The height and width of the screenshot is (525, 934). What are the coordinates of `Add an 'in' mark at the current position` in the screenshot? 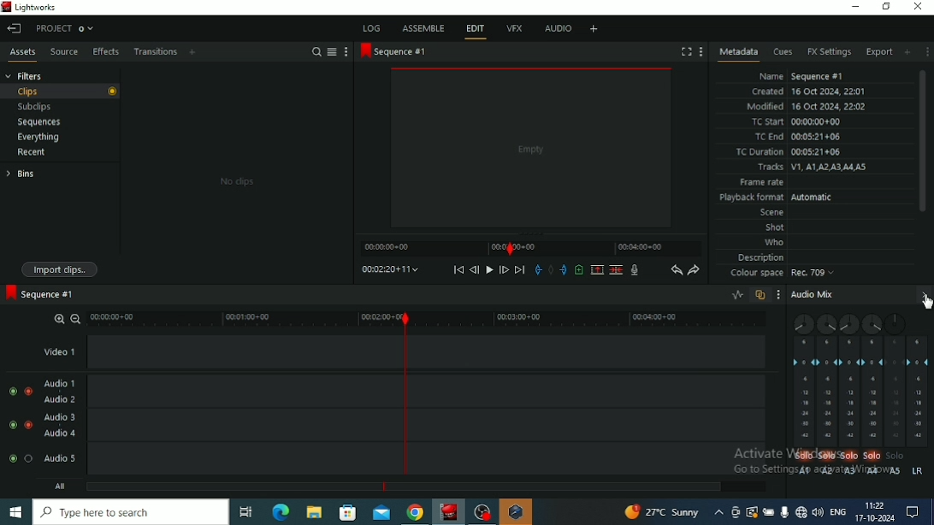 It's located at (537, 270).